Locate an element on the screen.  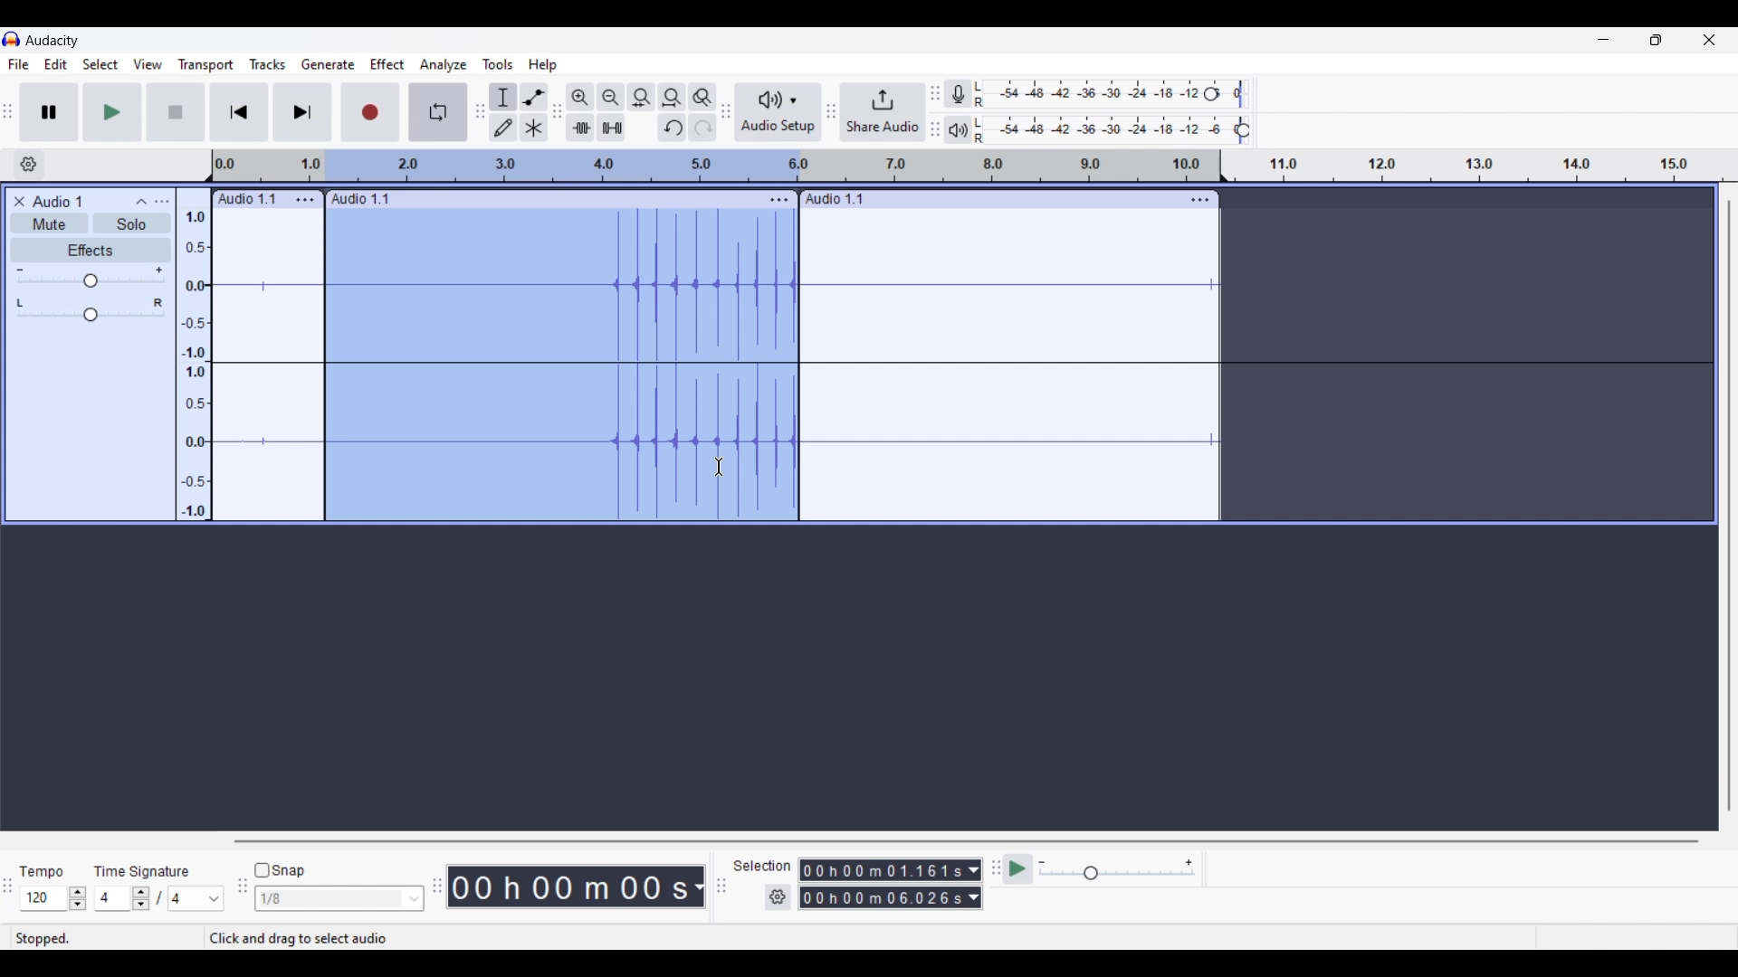
Zoom out is located at coordinates (610, 96).